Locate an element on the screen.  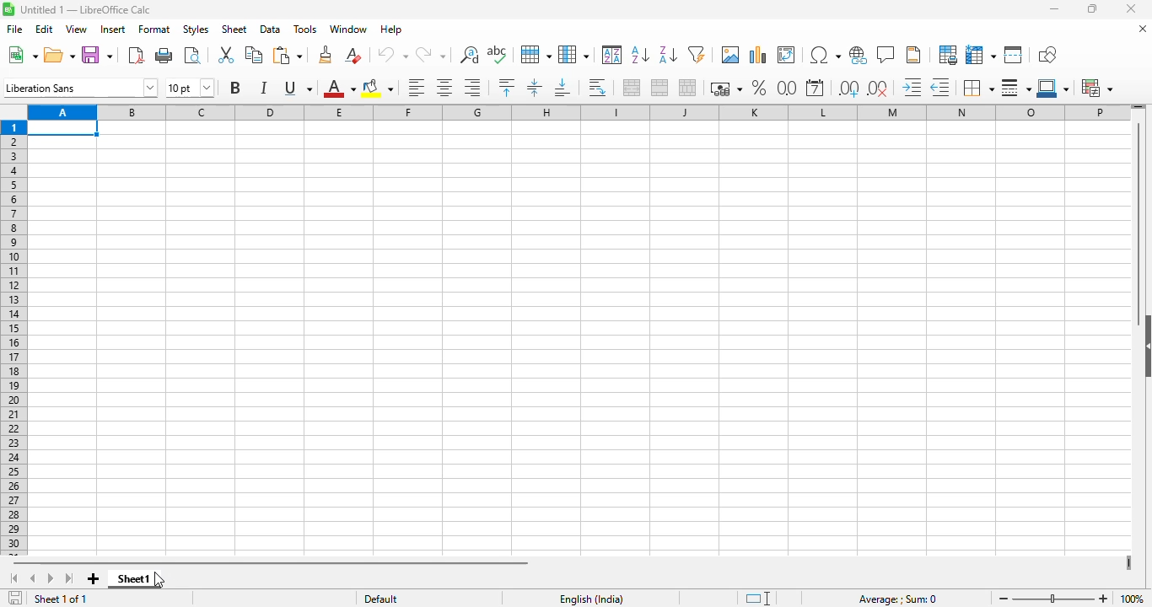
window is located at coordinates (347, 30).